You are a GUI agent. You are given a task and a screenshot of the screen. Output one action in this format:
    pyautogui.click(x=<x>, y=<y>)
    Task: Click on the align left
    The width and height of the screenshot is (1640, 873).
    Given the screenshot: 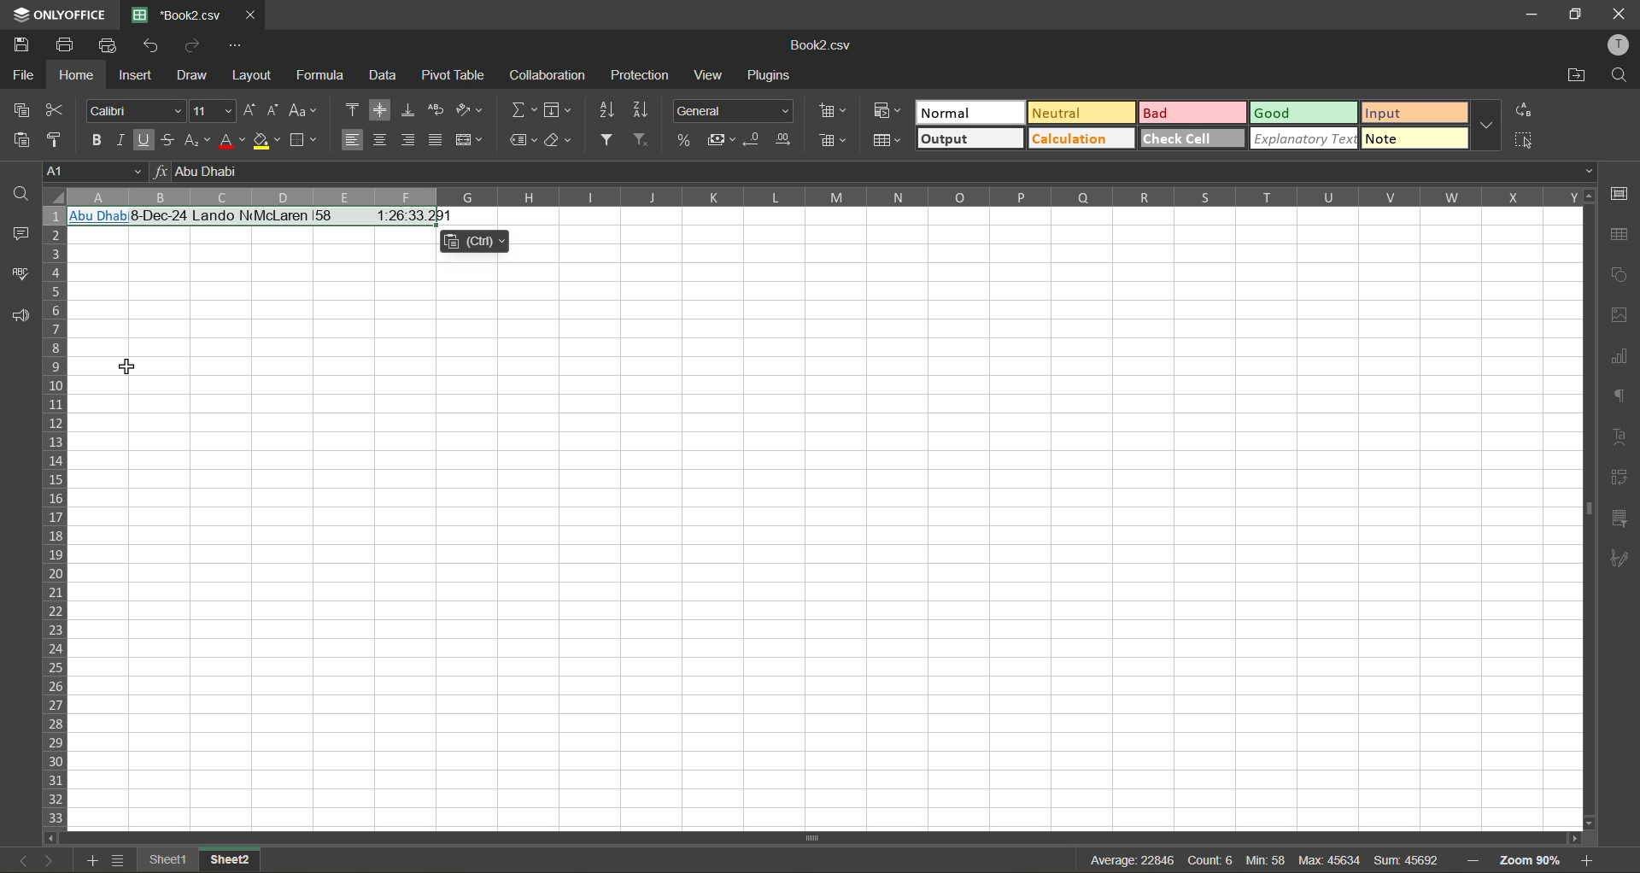 What is the action you would take?
    pyautogui.click(x=353, y=141)
    